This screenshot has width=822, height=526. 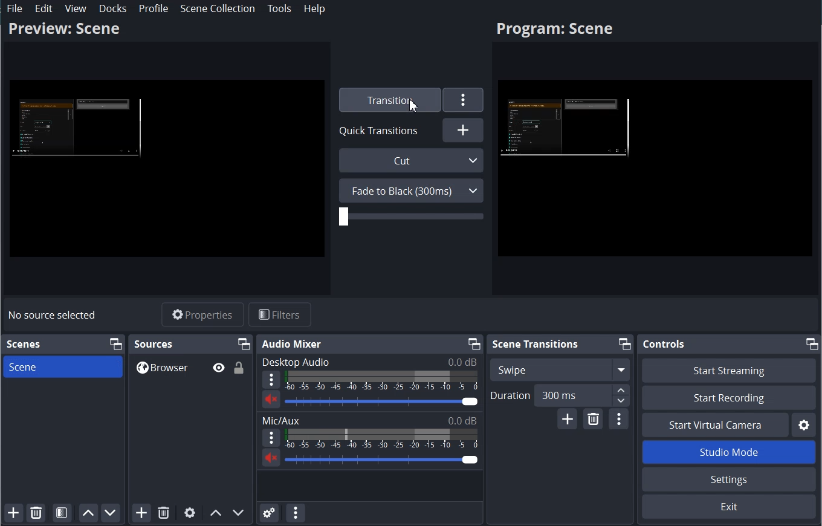 What do you see at coordinates (728, 397) in the screenshot?
I see `Start Recording` at bounding box center [728, 397].